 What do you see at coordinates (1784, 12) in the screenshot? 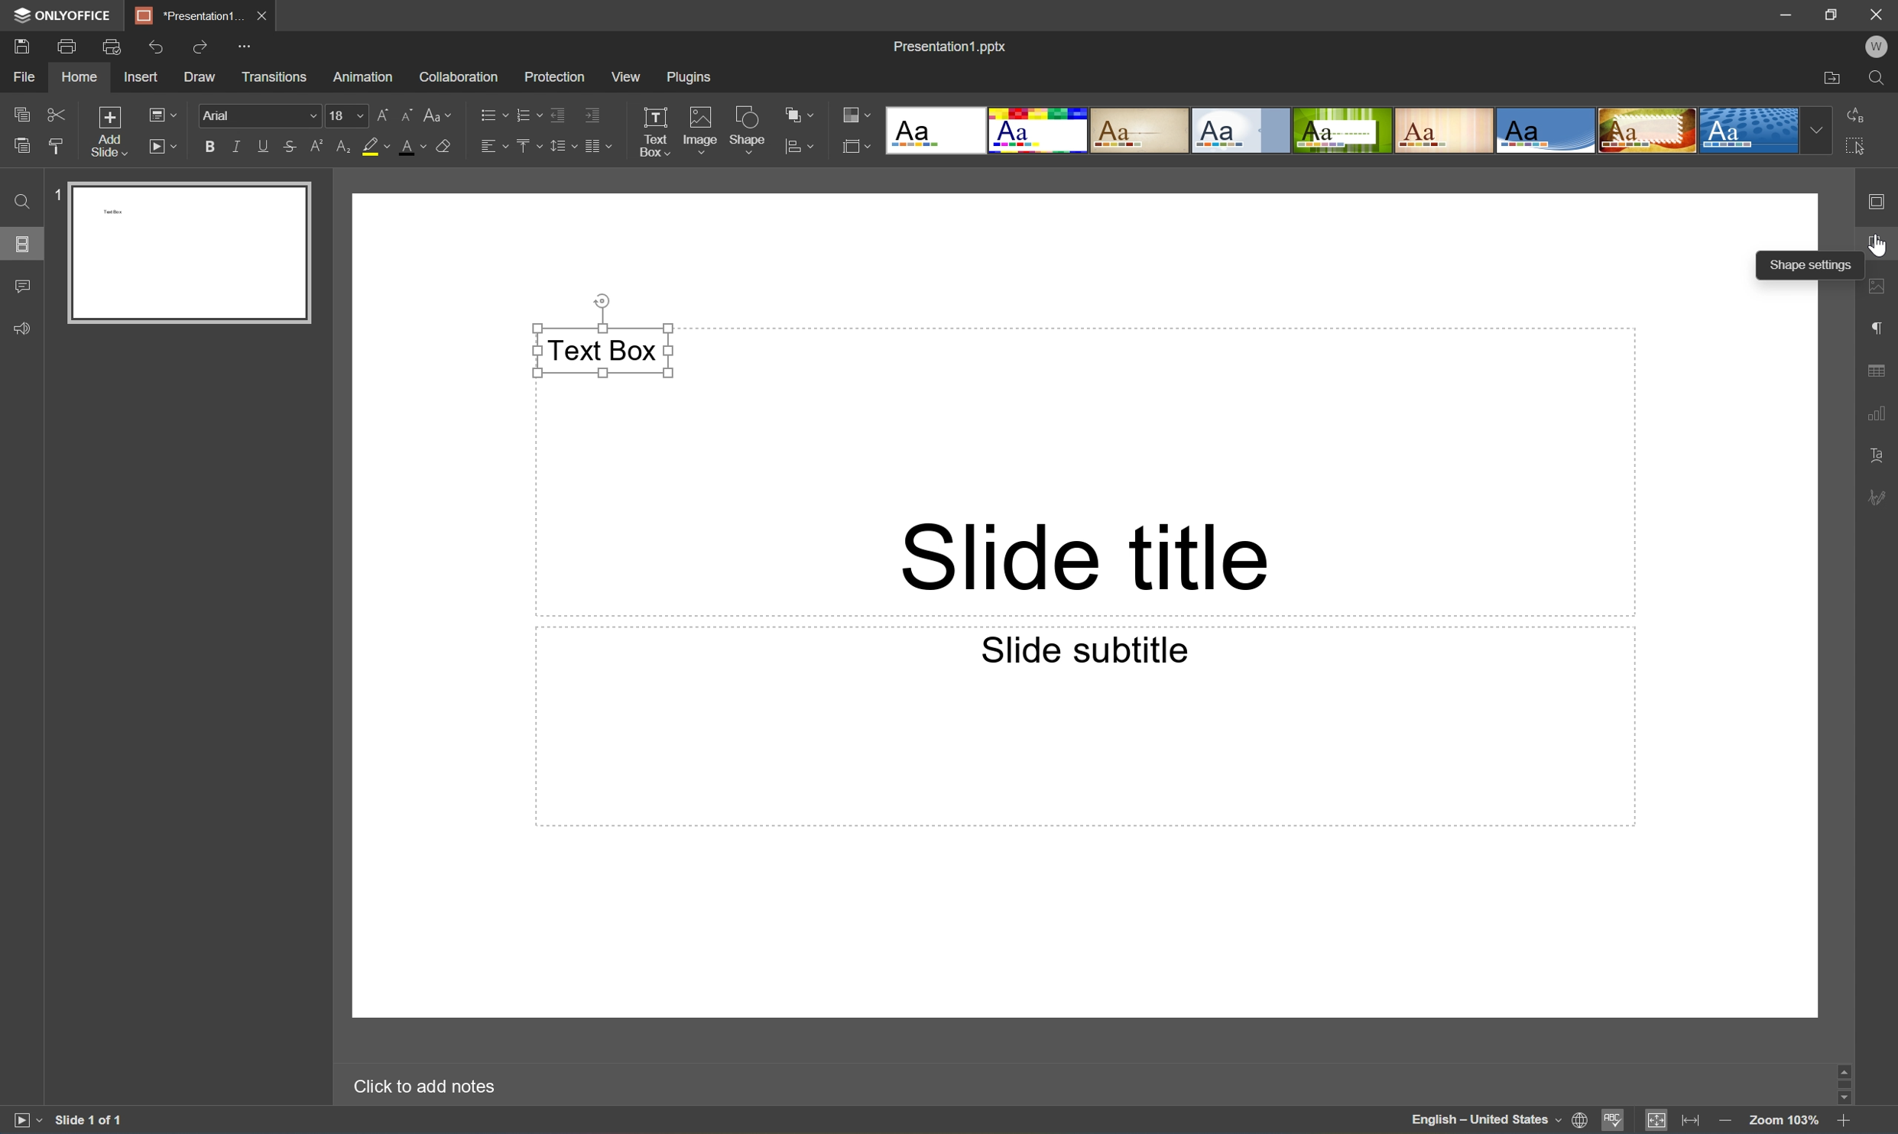
I see `Minimize` at bounding box center [1784, 12].